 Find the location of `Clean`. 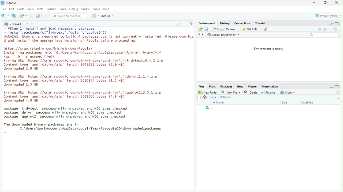

Clean is located at coordinates (178, 23).